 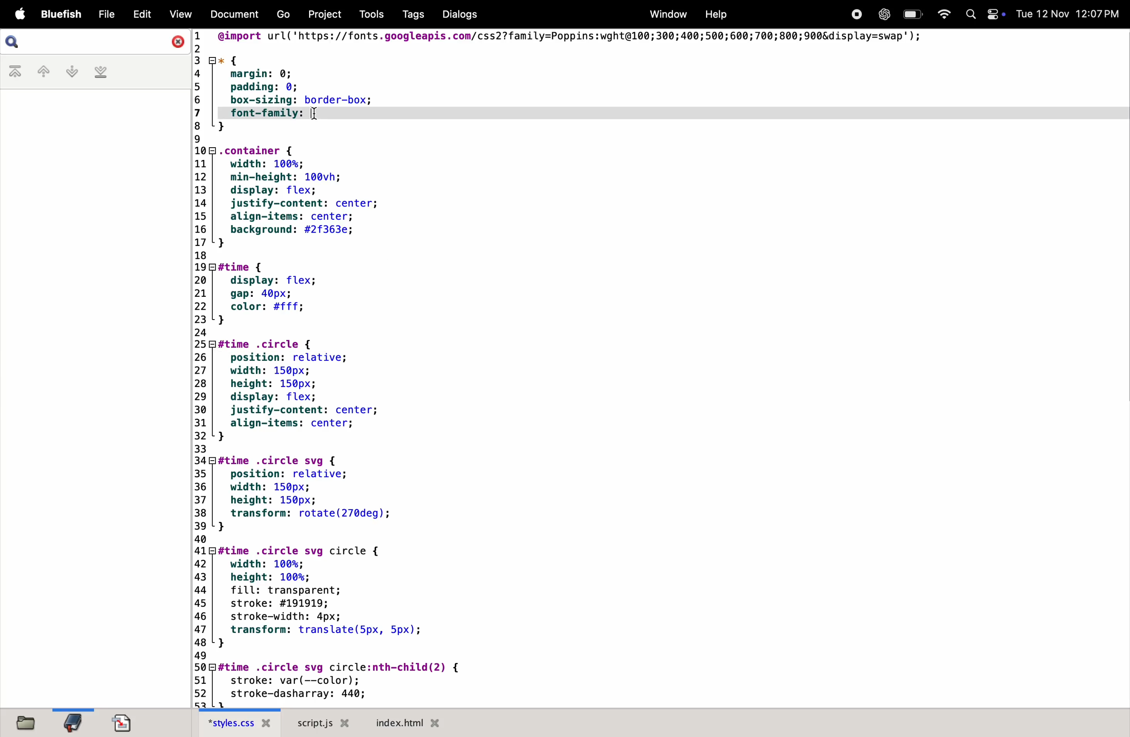 I want to click on previous bookmark, so click(x=38, y=71).